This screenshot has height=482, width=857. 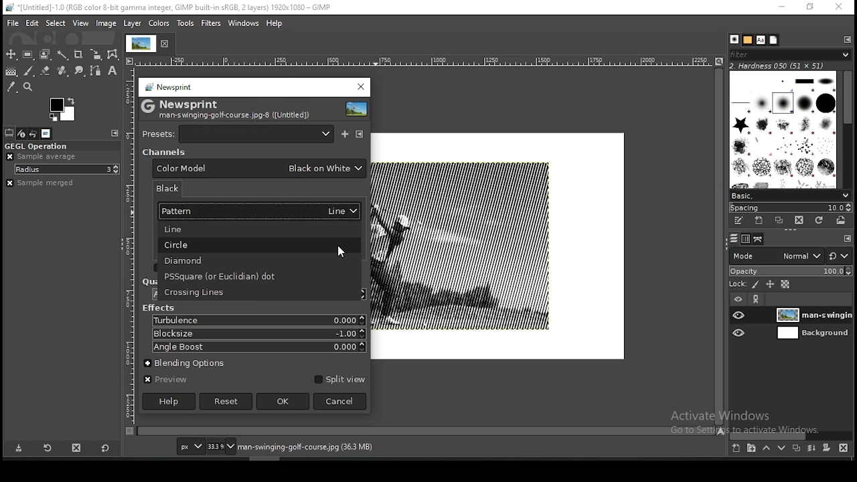 I want to click on ok, so click(x=282, y=401).